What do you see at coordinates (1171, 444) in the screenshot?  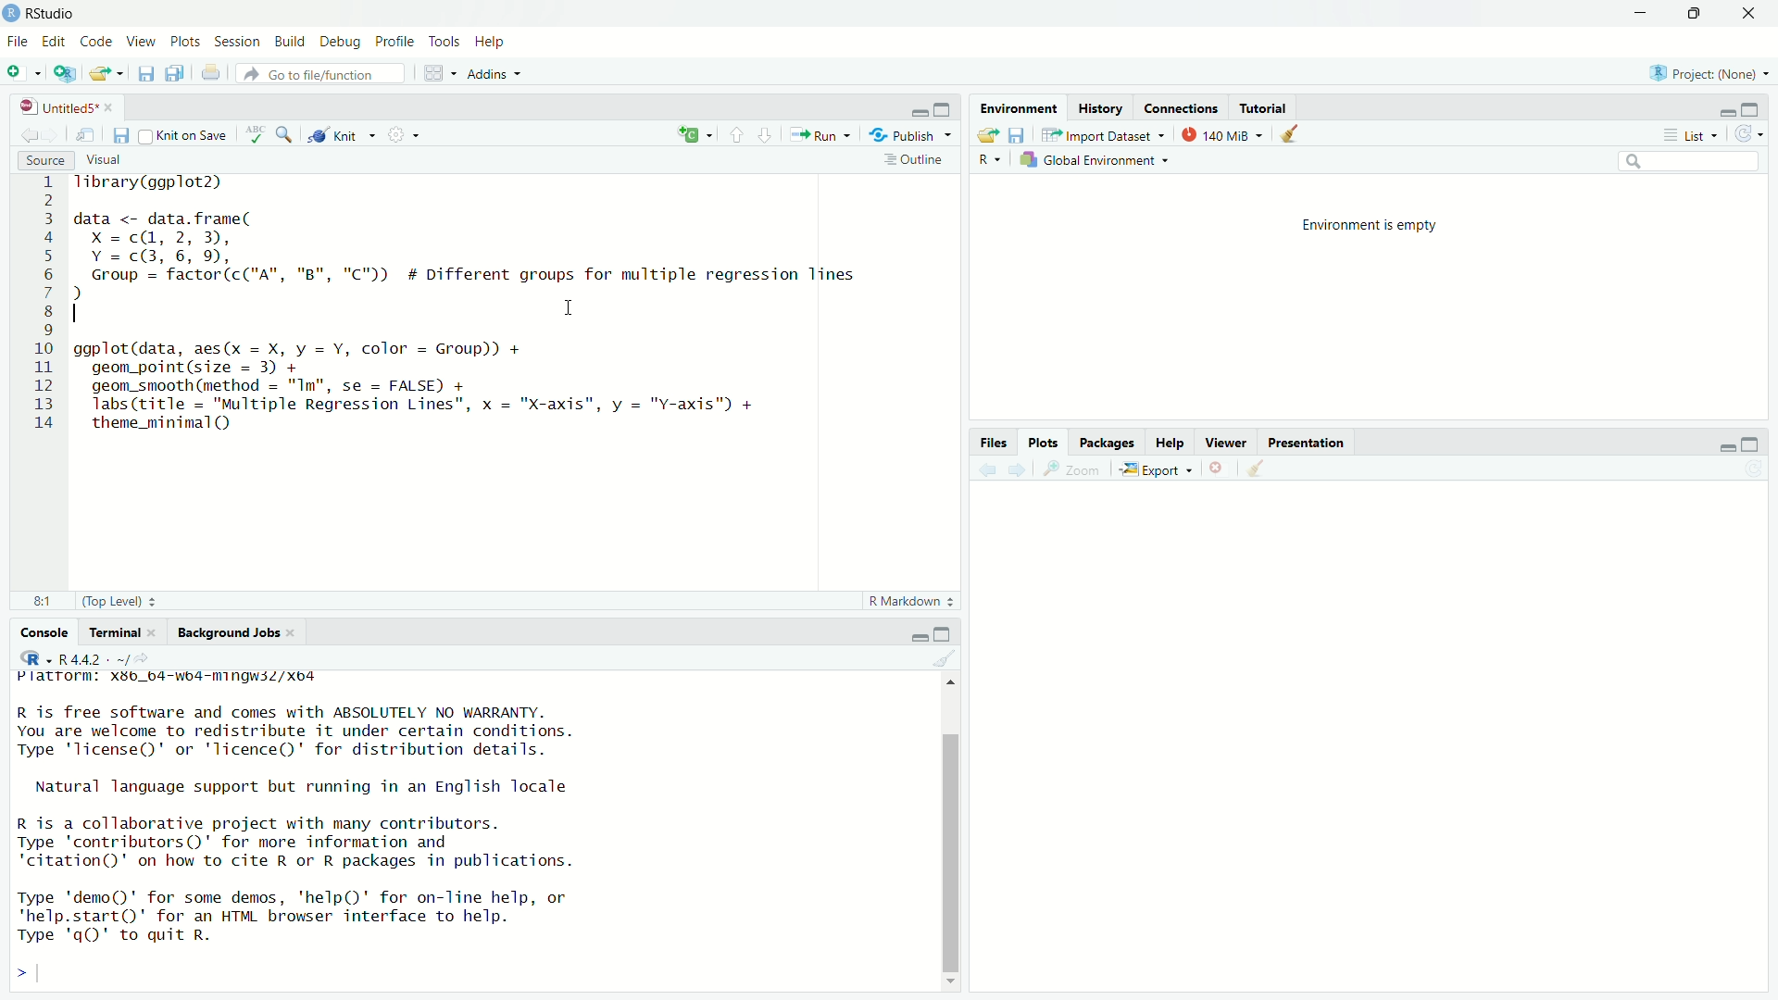 I see `Help` at bounding box center [1171, 444].